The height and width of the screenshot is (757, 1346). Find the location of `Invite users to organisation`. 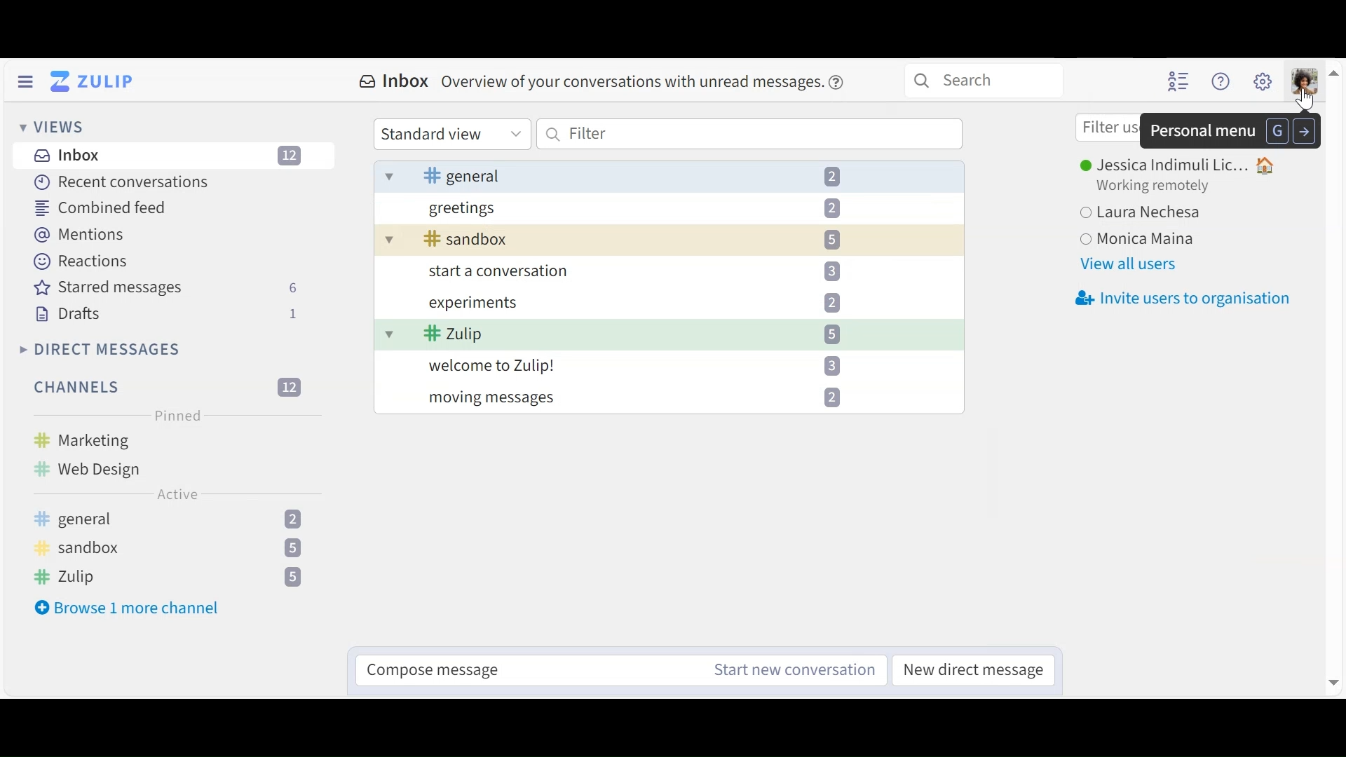

Invite users to organisation is located at coordinates (1190, 298).